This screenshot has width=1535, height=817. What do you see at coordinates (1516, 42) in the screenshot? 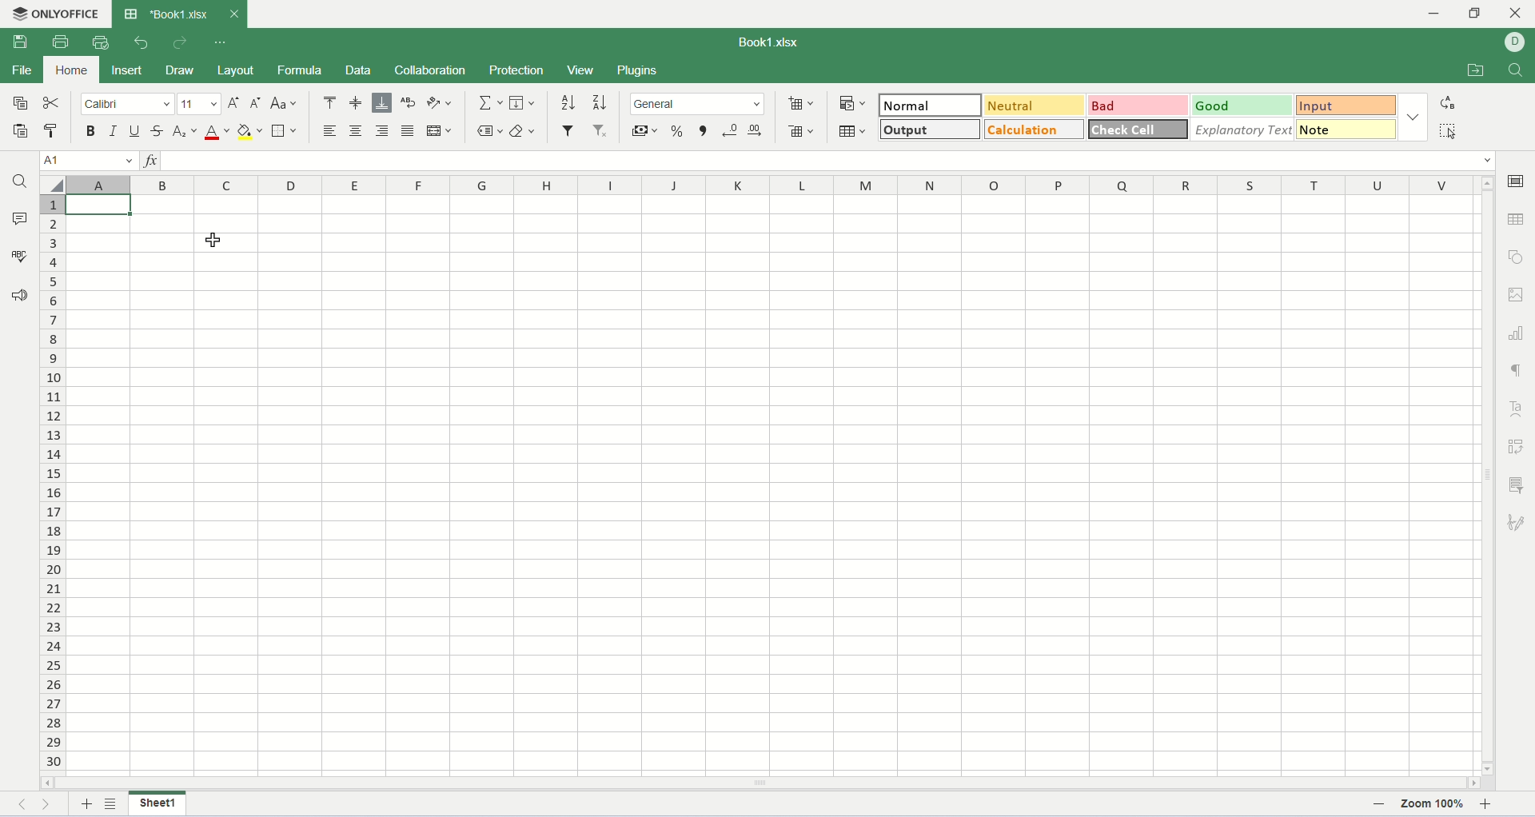
I see `username` at bounding box center [1516, 42].